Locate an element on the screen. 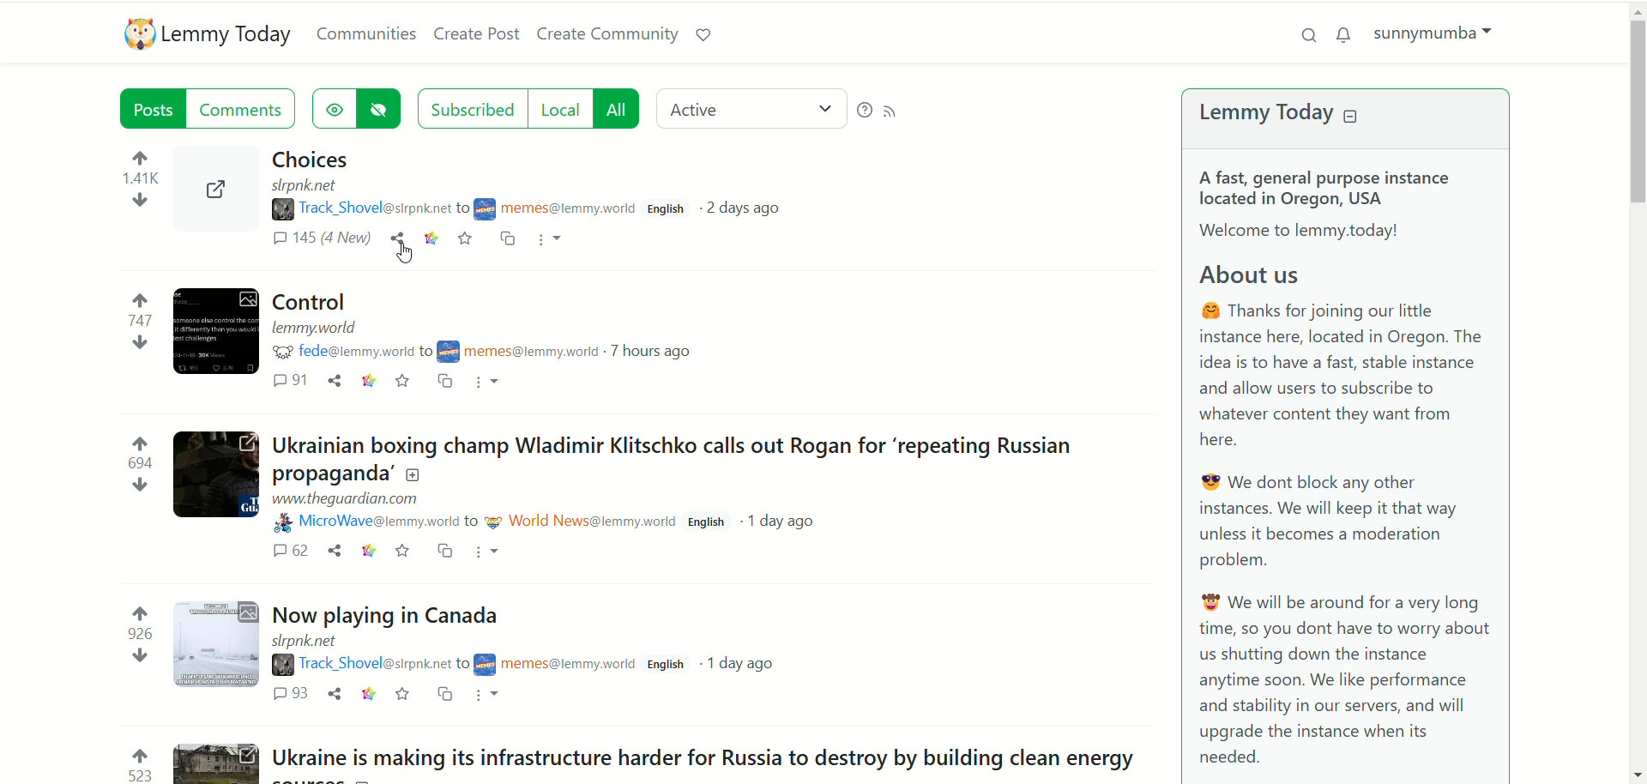  community is located at coordinates (579, 523).